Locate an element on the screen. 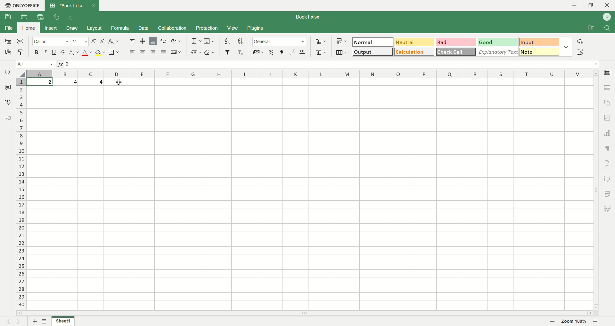 Image resolution: width=615 pixels, height=326 pixels. fill is located at coordinates (210, 41).